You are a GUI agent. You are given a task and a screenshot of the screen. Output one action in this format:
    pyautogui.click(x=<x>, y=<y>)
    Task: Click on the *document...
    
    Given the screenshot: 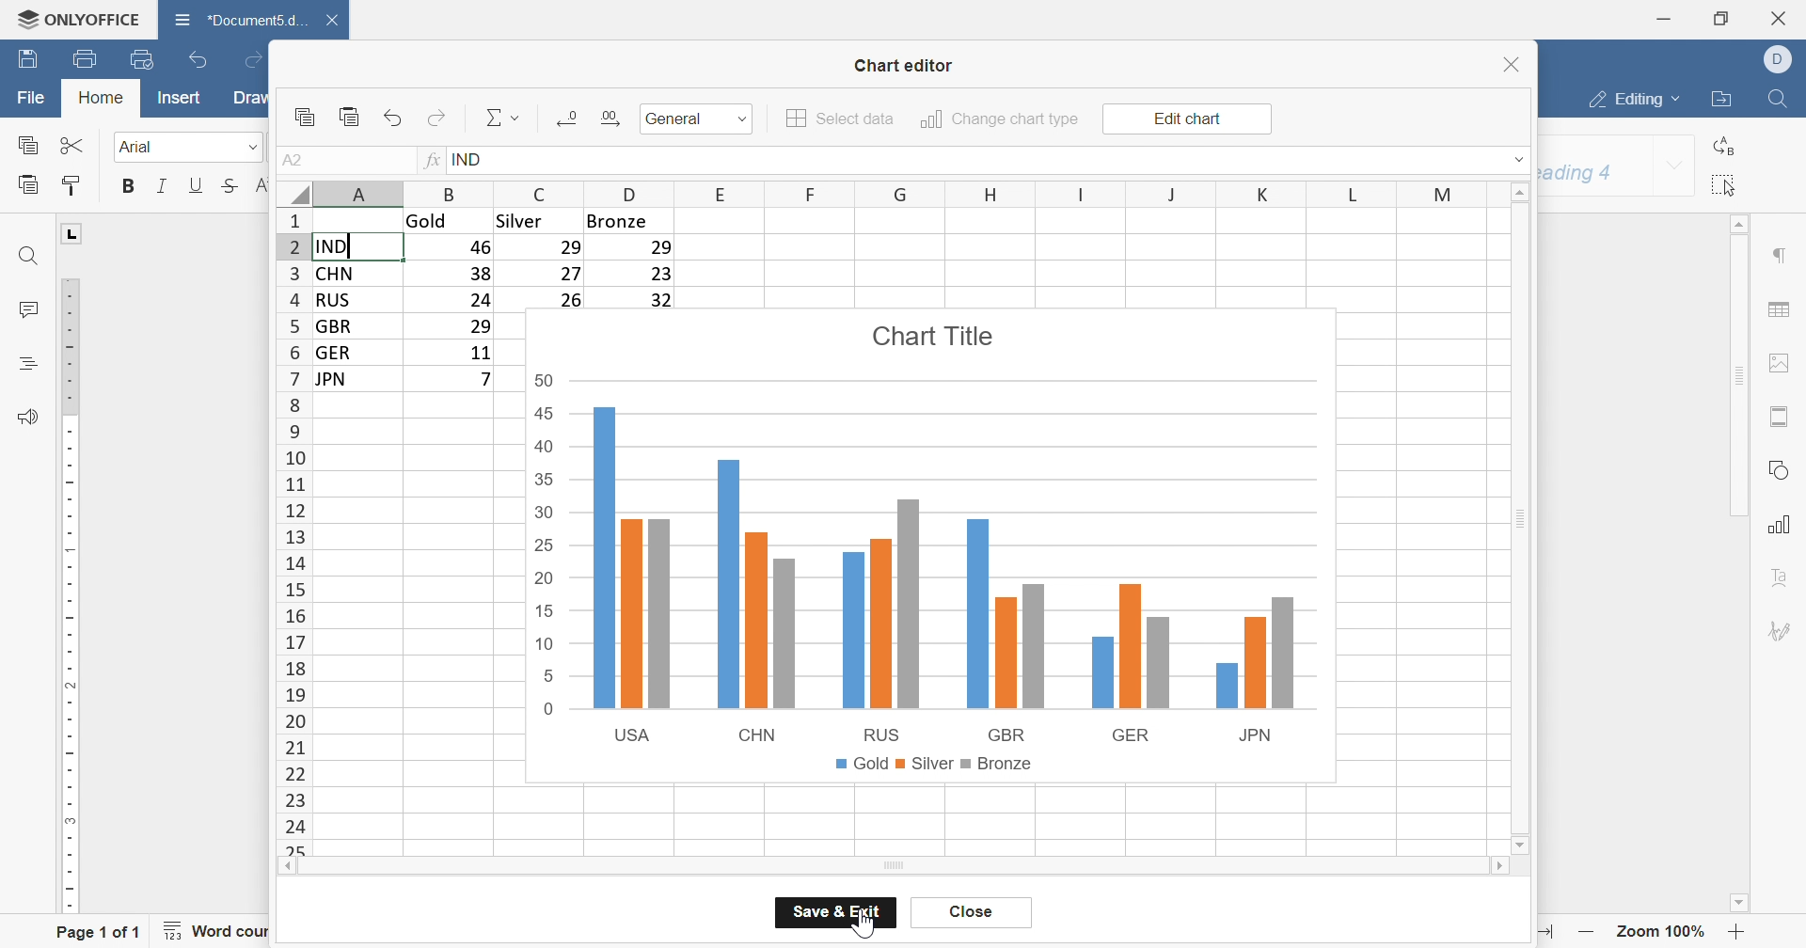 What is the action you would take?
    pyautogui.click(x=237, y=19)
    